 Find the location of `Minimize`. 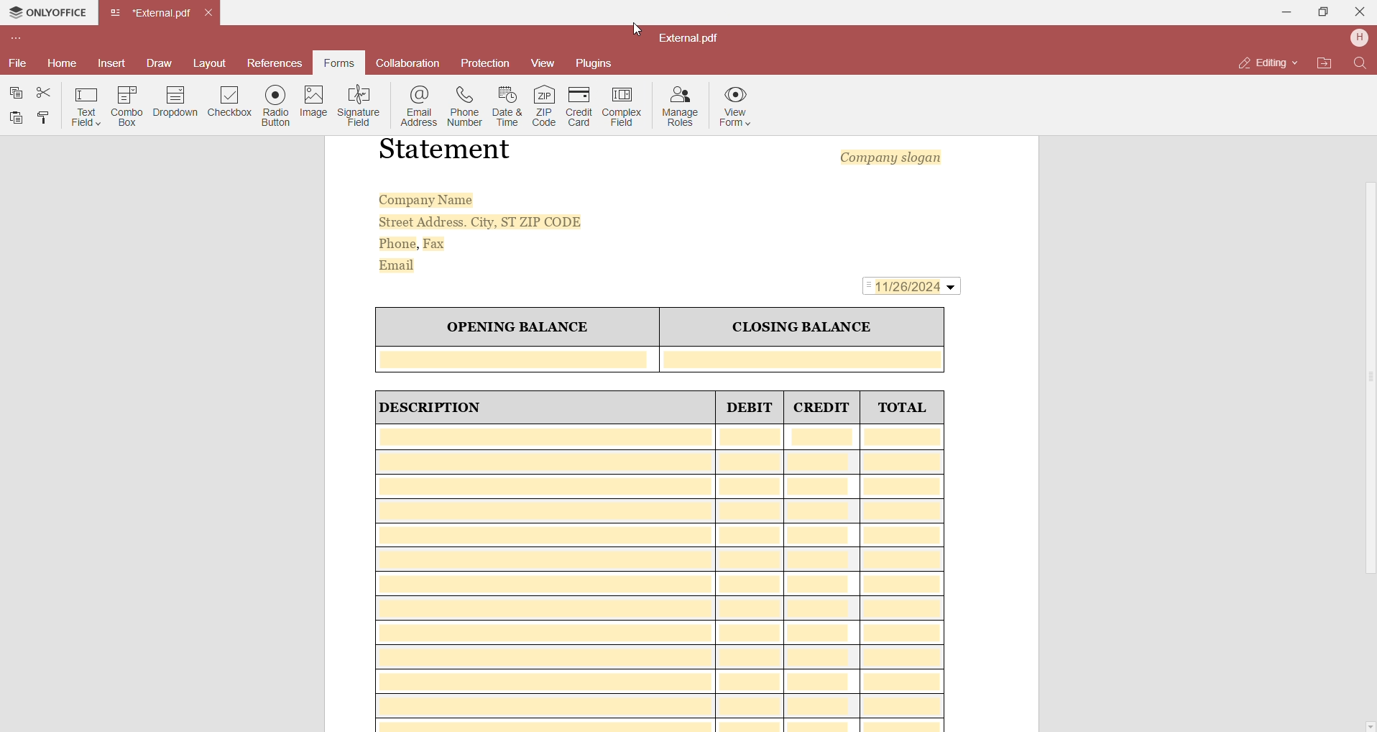

Minimize is located at coordinates (1281, 12).